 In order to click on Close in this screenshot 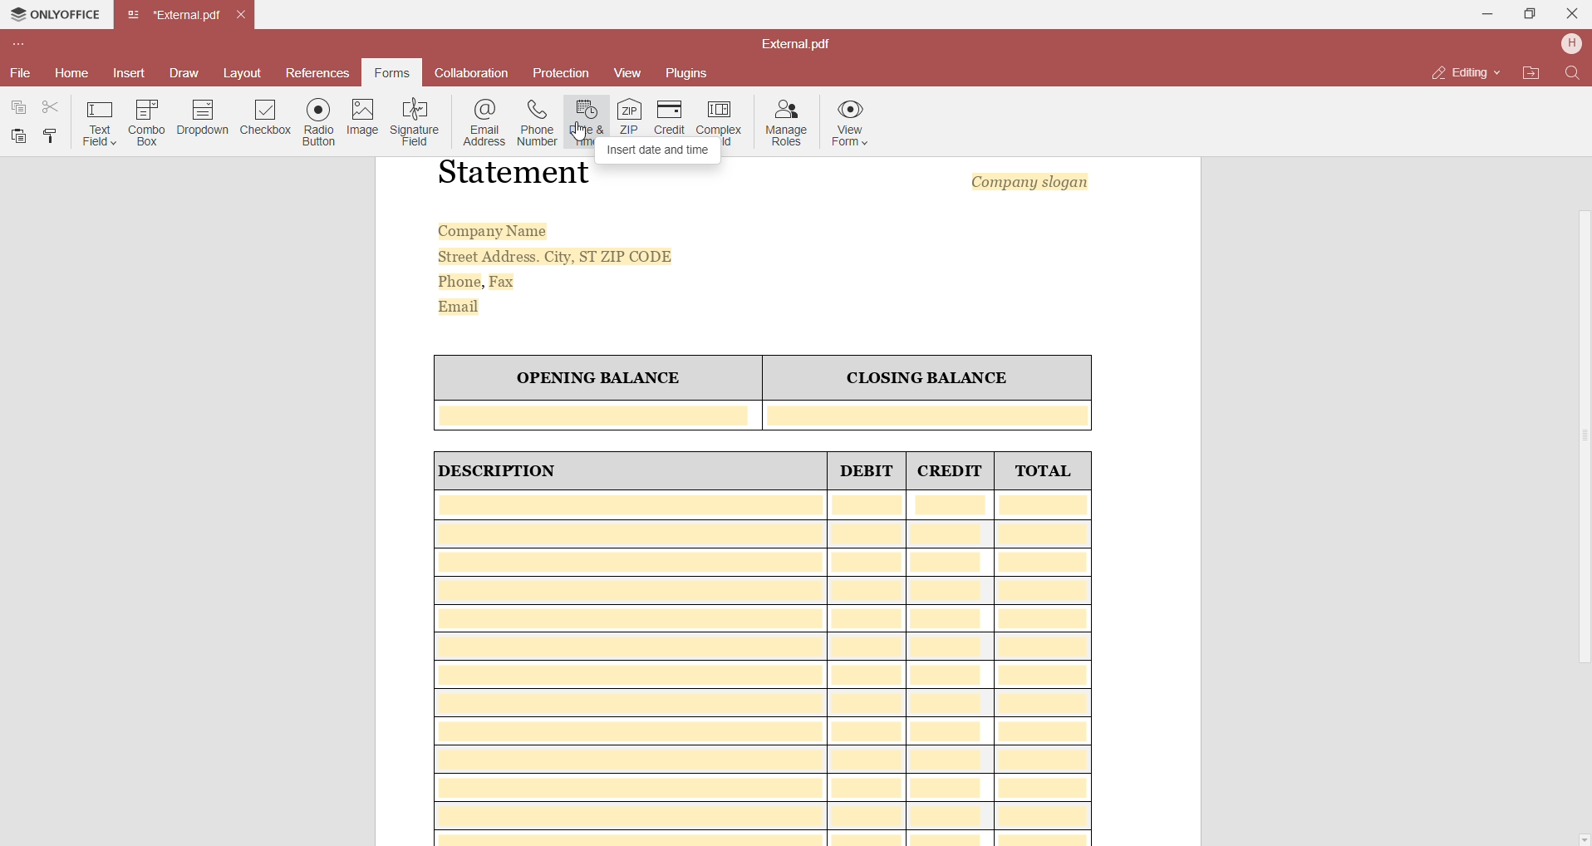, I will do `click(1570, 14)`.